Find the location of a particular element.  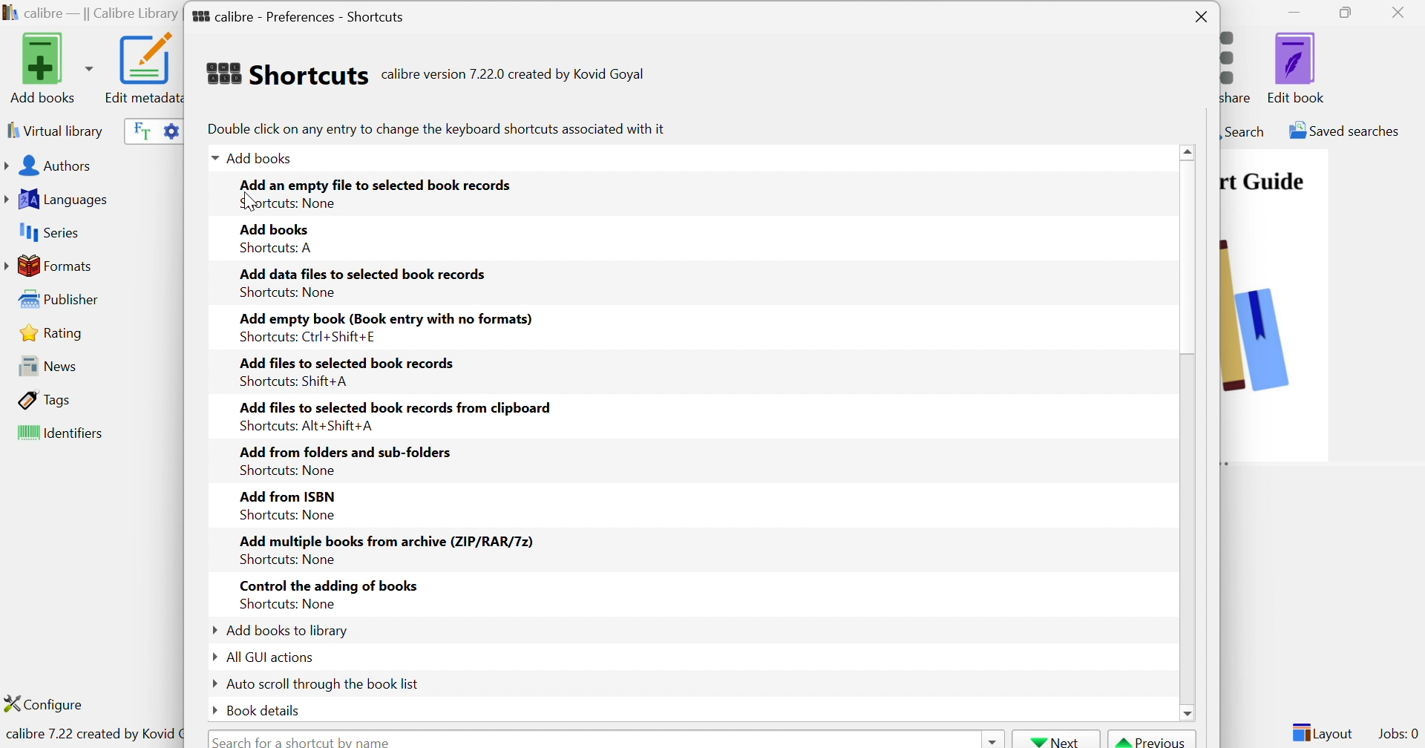

Add books is located at coordinates (276, 228).